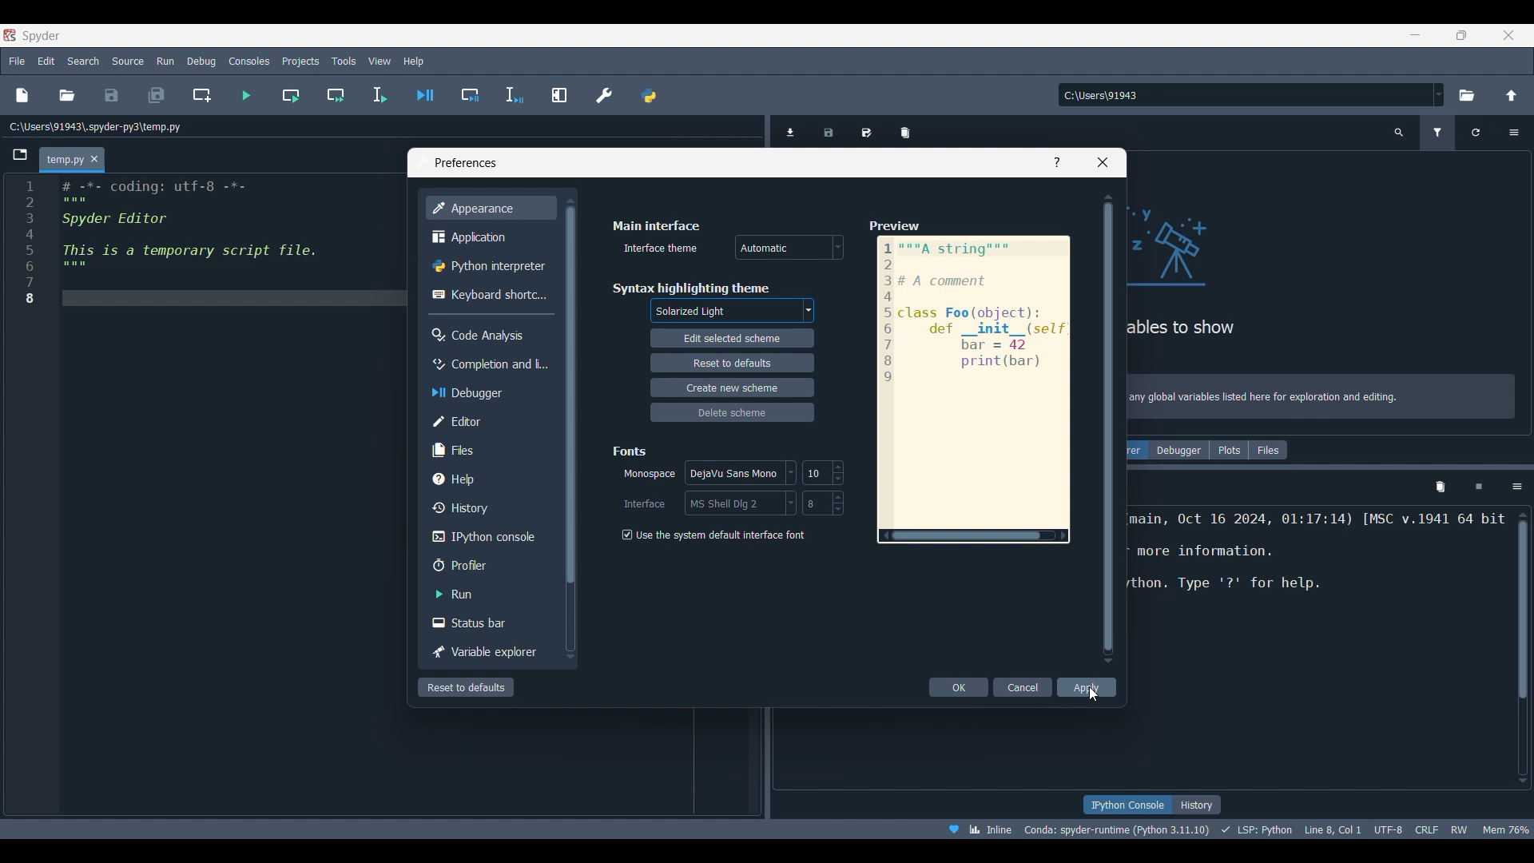  Describe the element at coordinates (1479, 487) in the screenshot. I see `Interrupt kernel` at that location.